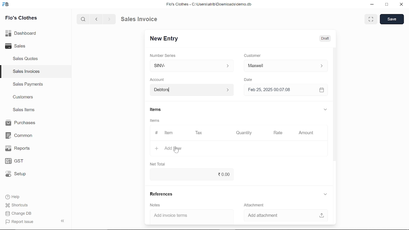 This screenshot has height=230, width=409. What do you see at coordinates (24, 97) in the screenshot?
I see `Customers` at bounding box center [24, 97].